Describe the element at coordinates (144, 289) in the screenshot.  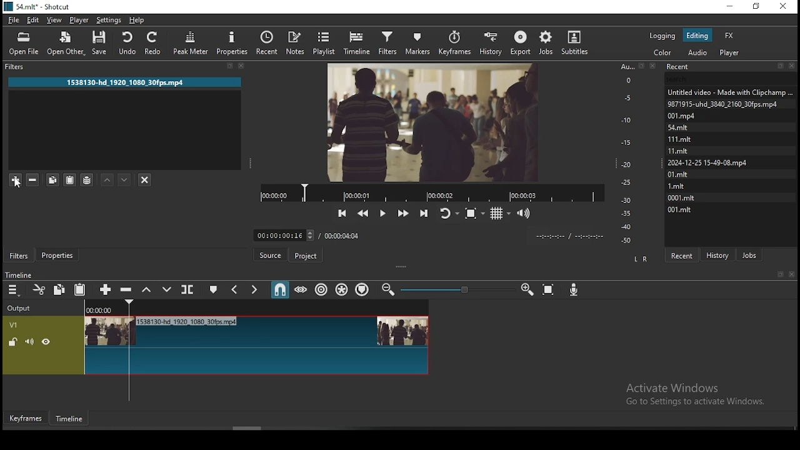
I see `lift` at that location.